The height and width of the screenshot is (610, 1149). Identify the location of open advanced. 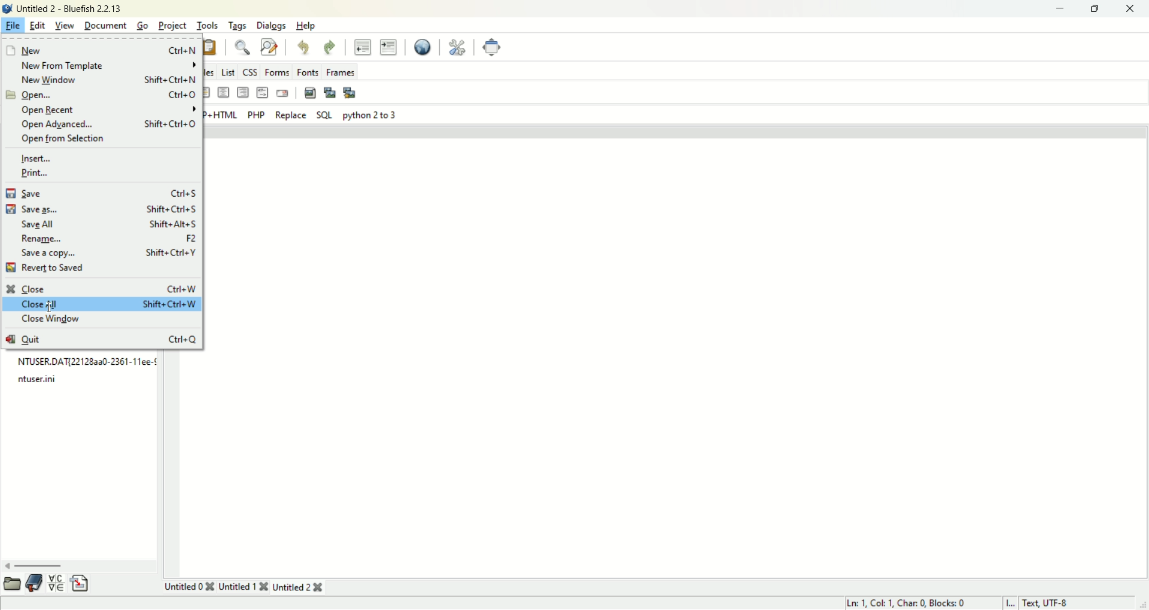
(106, 124).